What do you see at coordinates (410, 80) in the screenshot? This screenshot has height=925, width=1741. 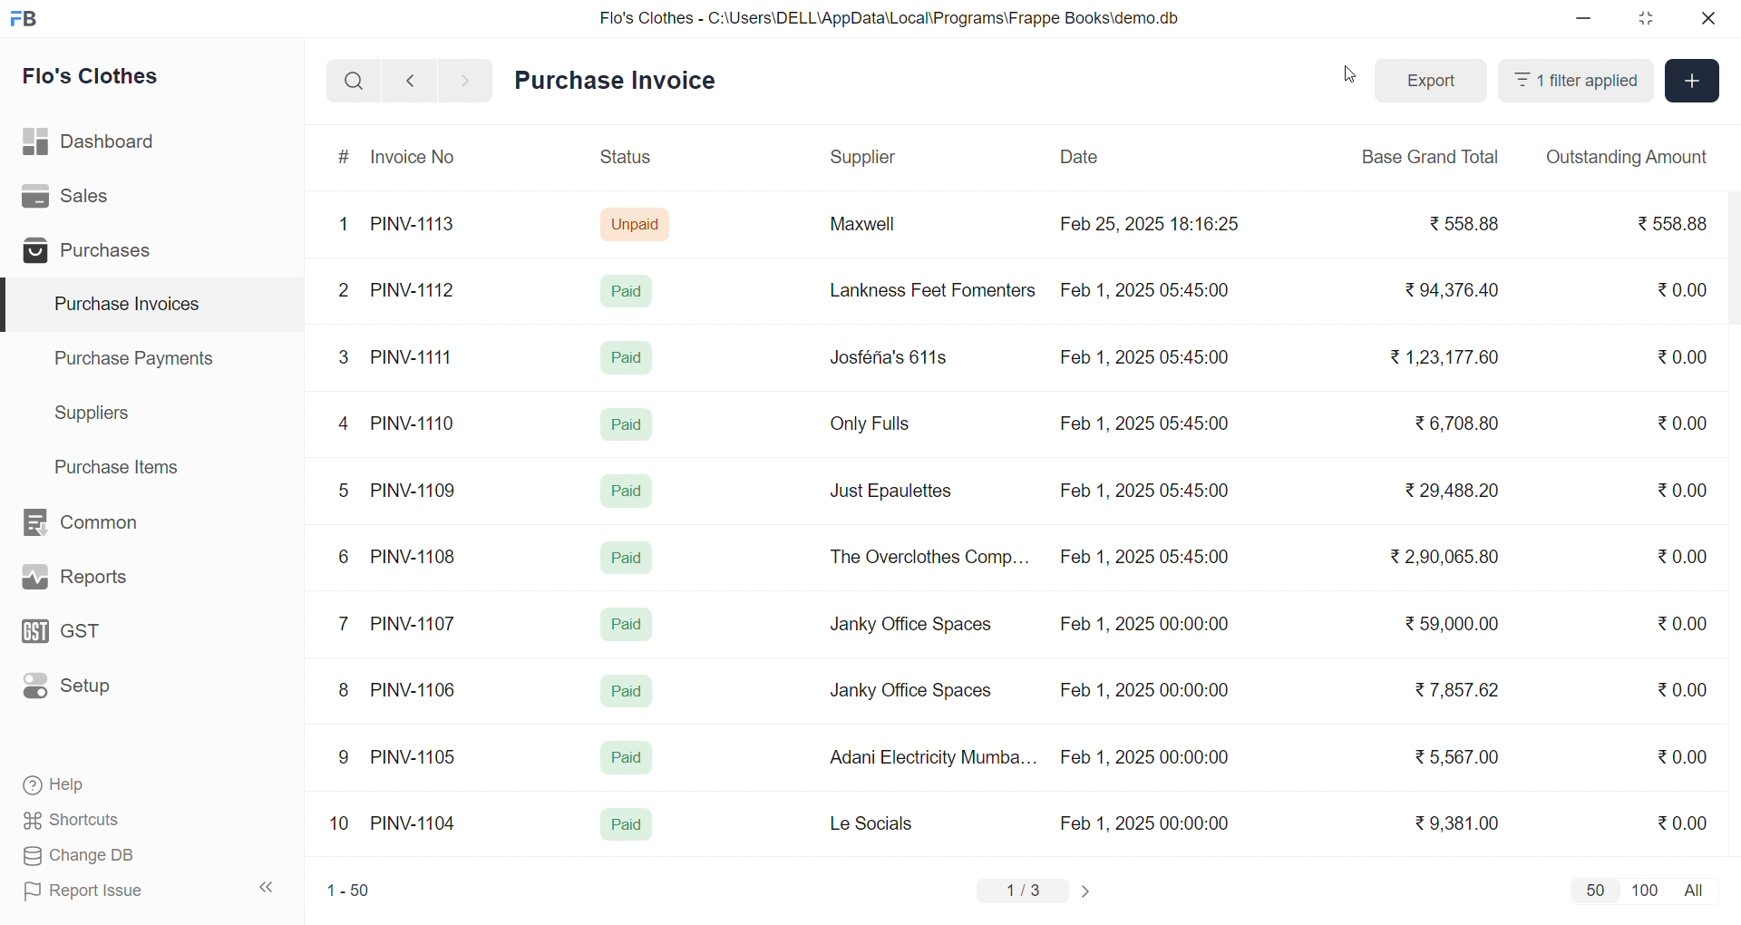 I see `navigate backward` at bounding box center [410, 80].